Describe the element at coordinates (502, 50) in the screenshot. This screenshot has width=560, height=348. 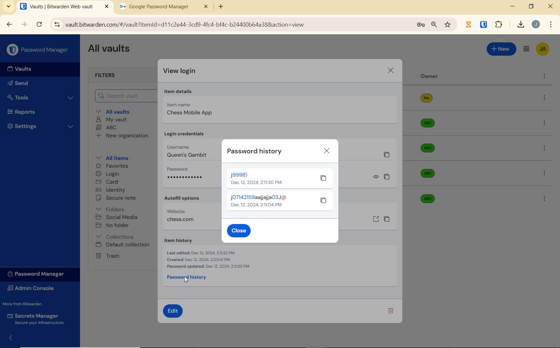
I see `New` at that location.